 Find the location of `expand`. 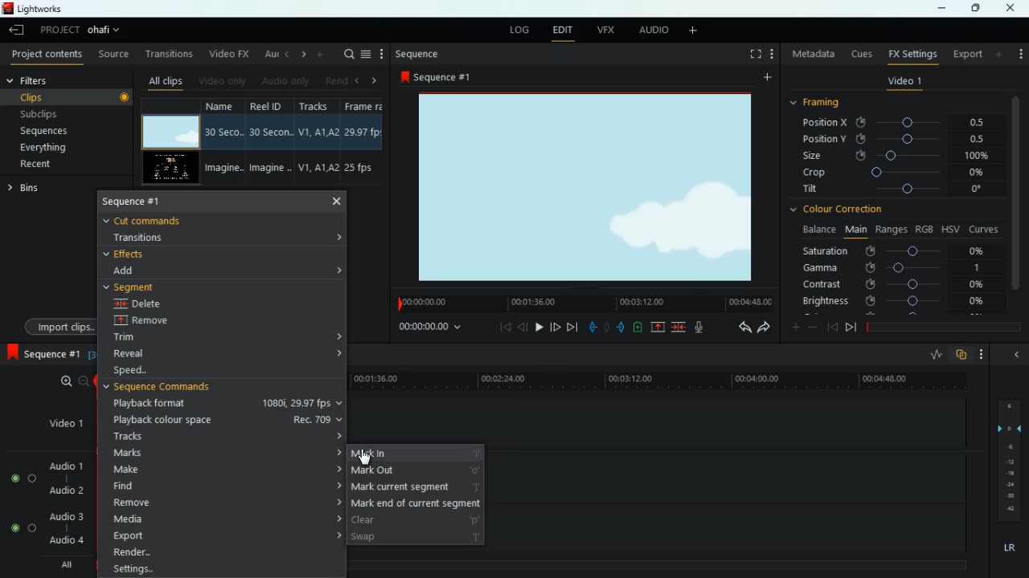

expand is located at coordinates (334, 238).